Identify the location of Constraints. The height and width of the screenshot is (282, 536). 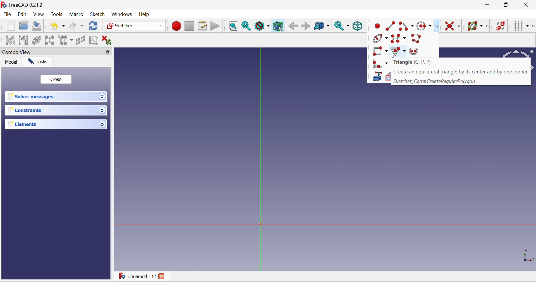
(51, 110).